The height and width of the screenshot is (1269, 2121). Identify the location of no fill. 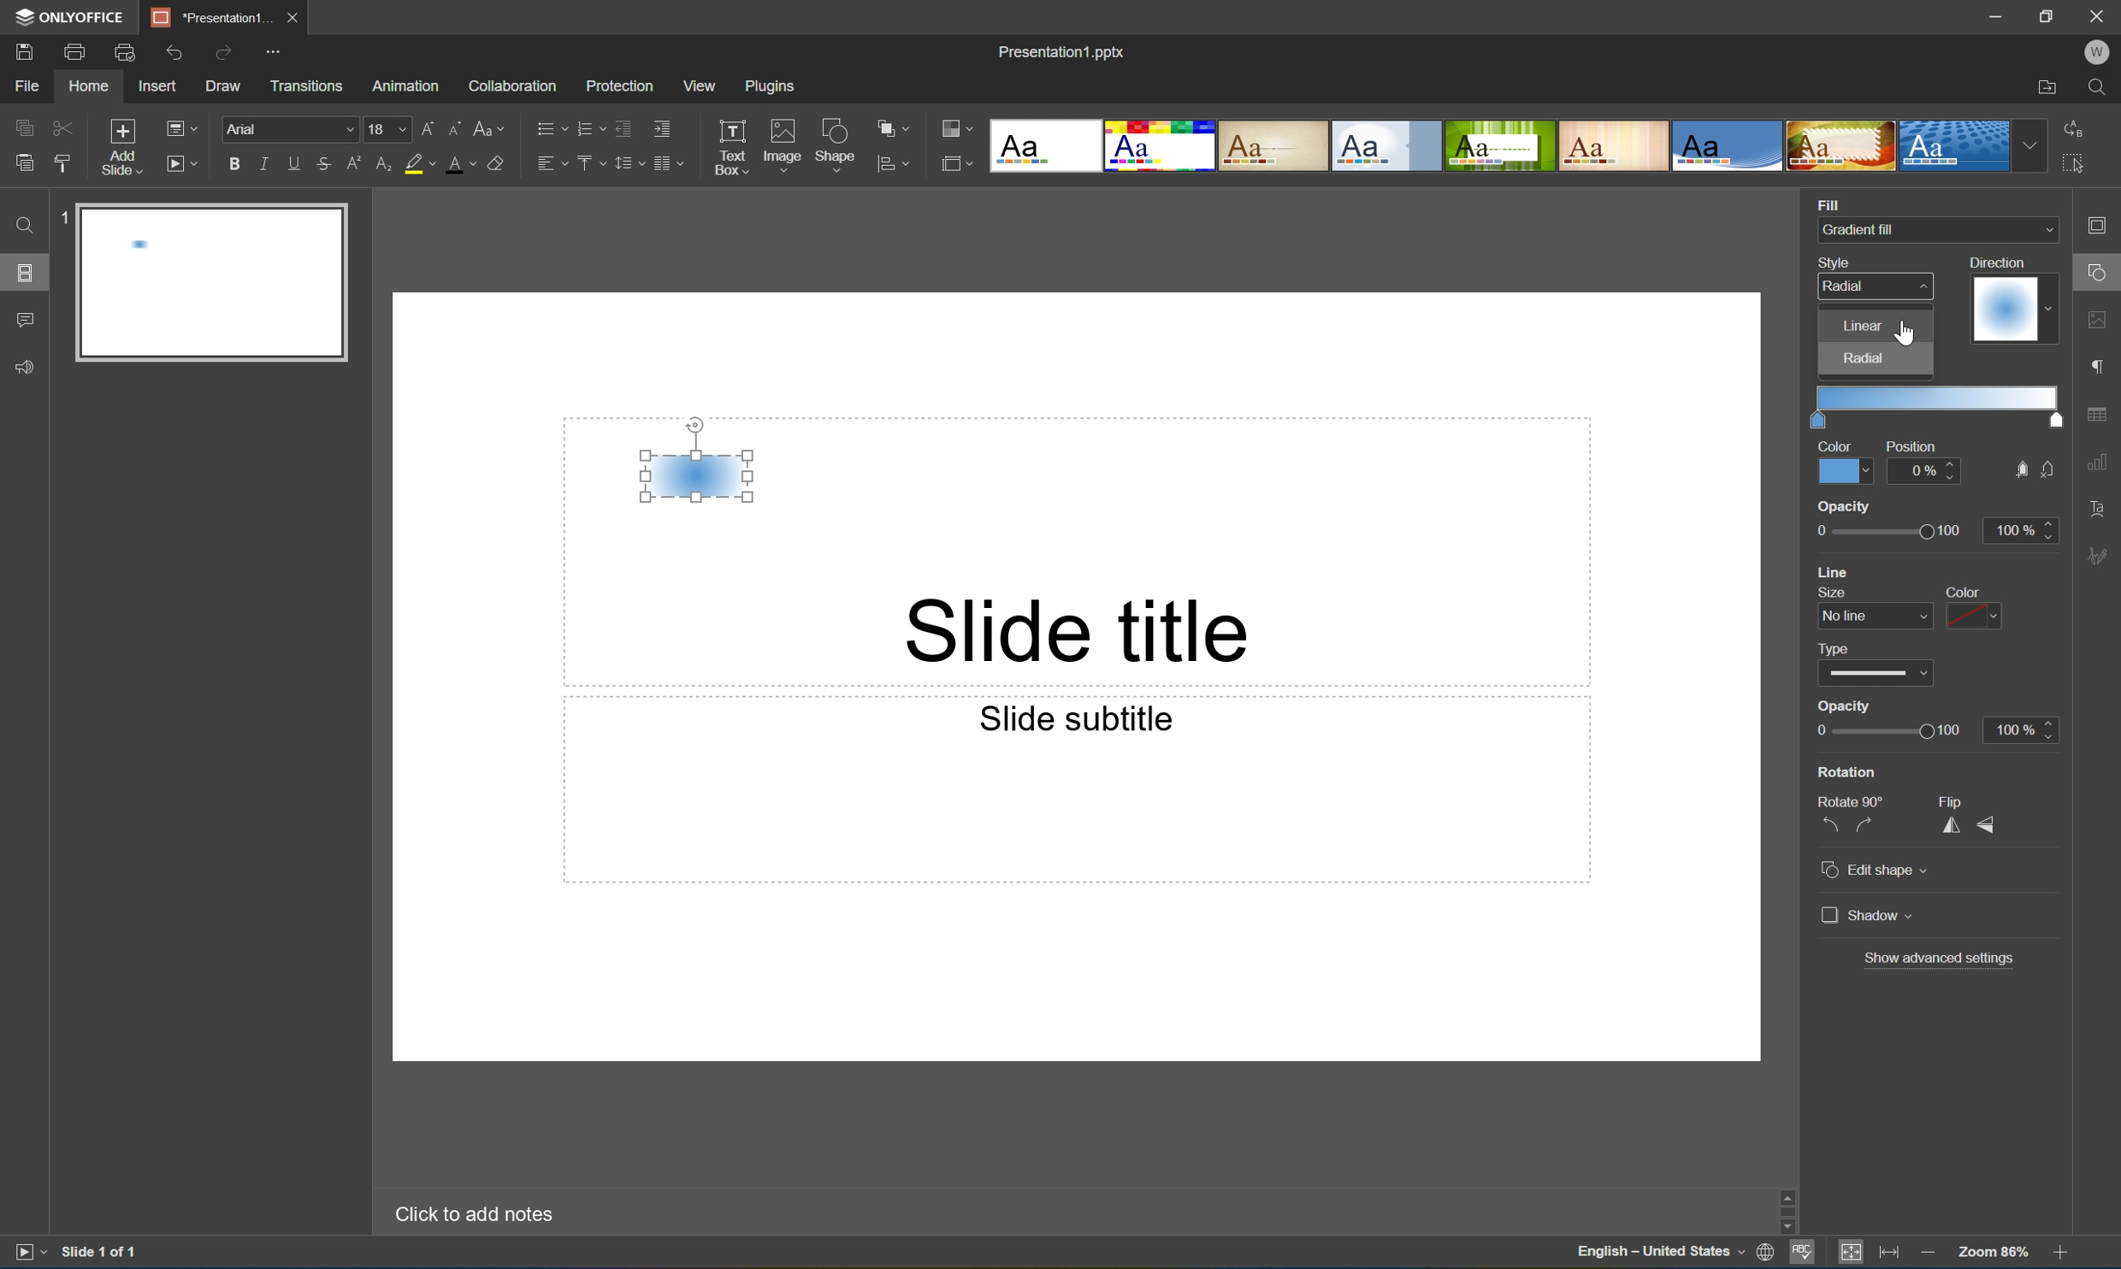
(2049, 470).